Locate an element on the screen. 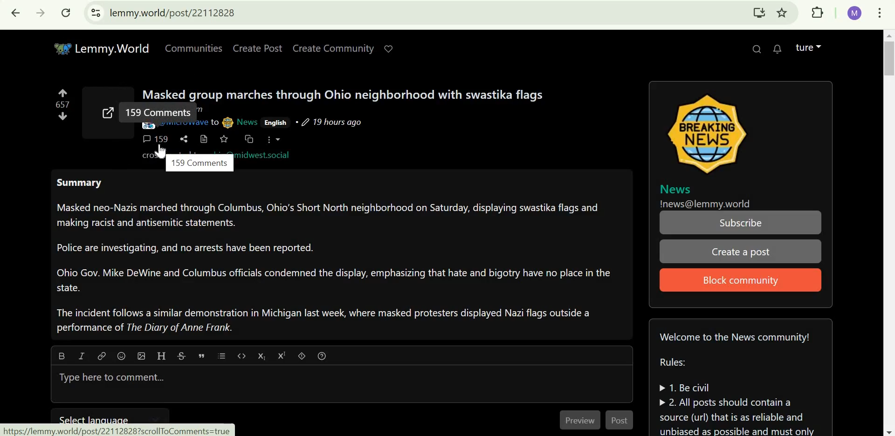 The width and height of the screenshot is (895, 436). Click to go back, hold to see history is located at coordinates (17, 14).